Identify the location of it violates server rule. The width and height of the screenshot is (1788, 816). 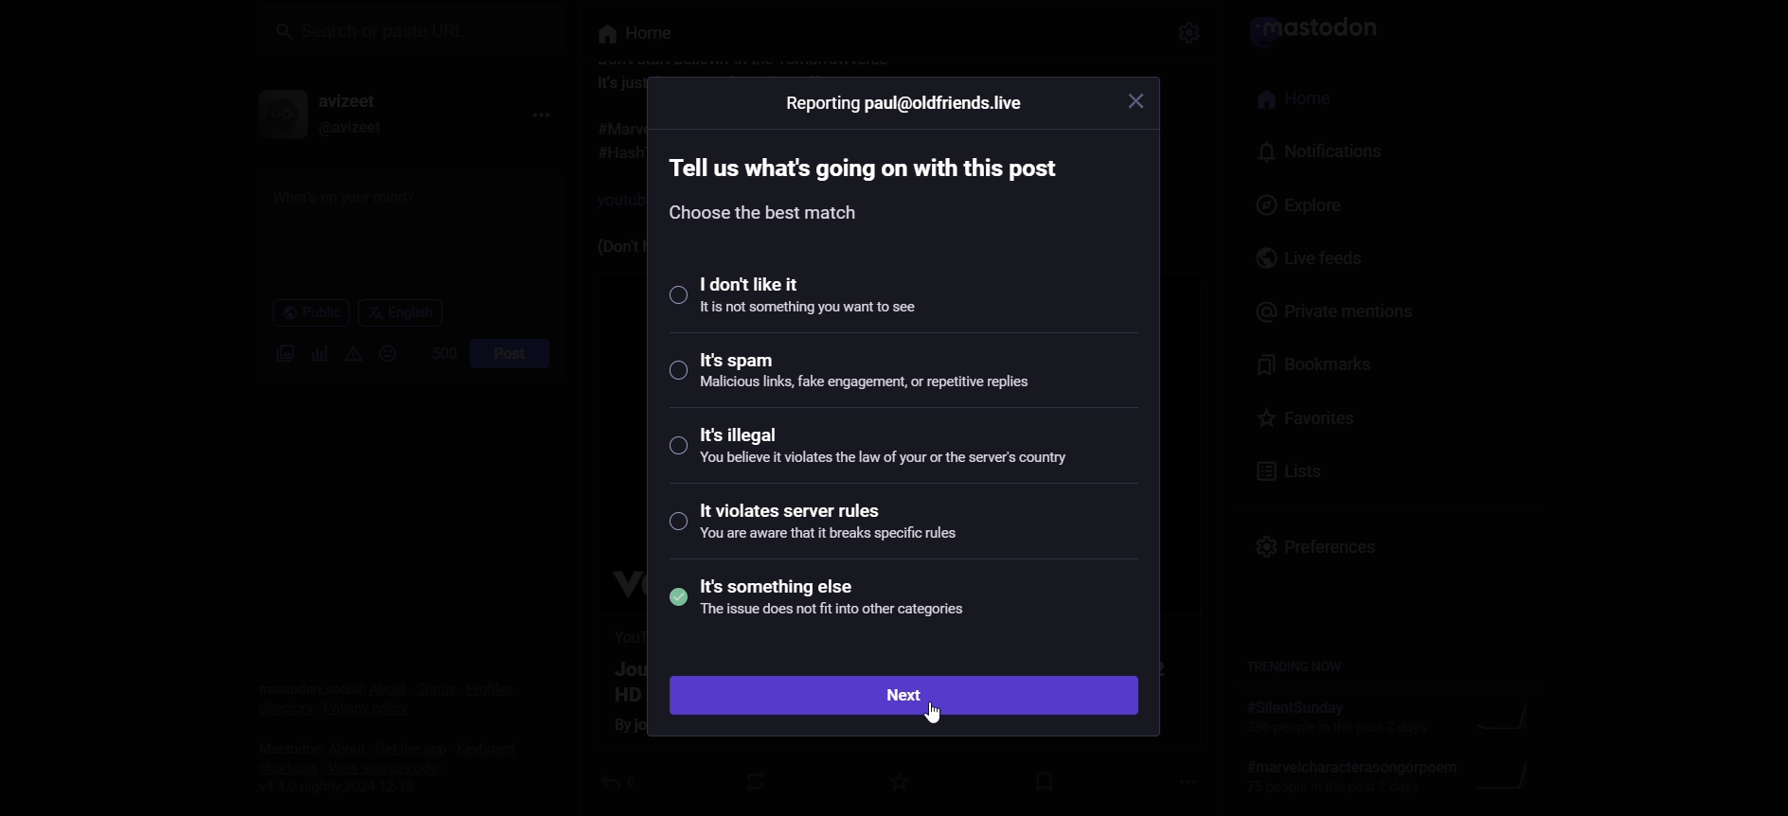
(849, 526).